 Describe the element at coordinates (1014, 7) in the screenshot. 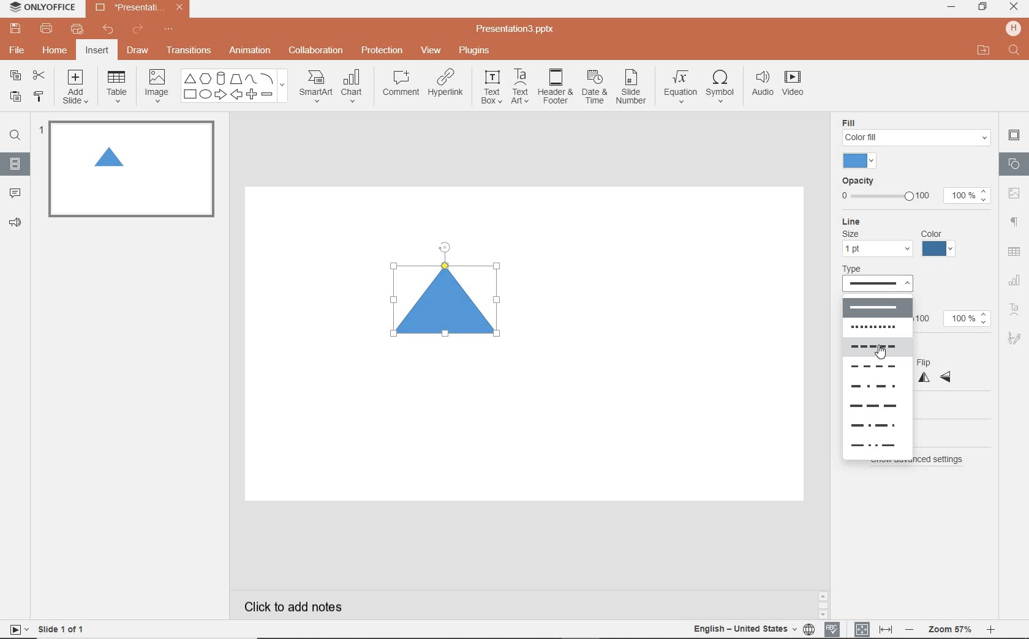

I see `CLOSE` at that location.